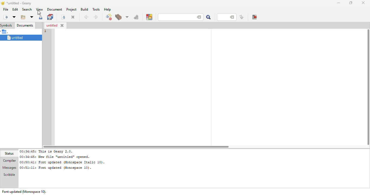  Describe the element at coordinates (9, 168) in the screenshot. I see `messages` at that location.